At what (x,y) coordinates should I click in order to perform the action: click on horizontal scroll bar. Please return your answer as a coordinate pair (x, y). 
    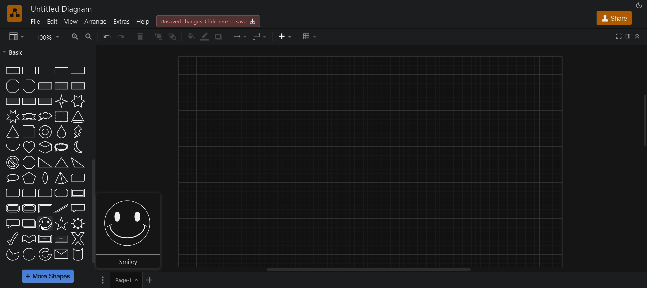
    Looking at the image, I should click on (369, 269).